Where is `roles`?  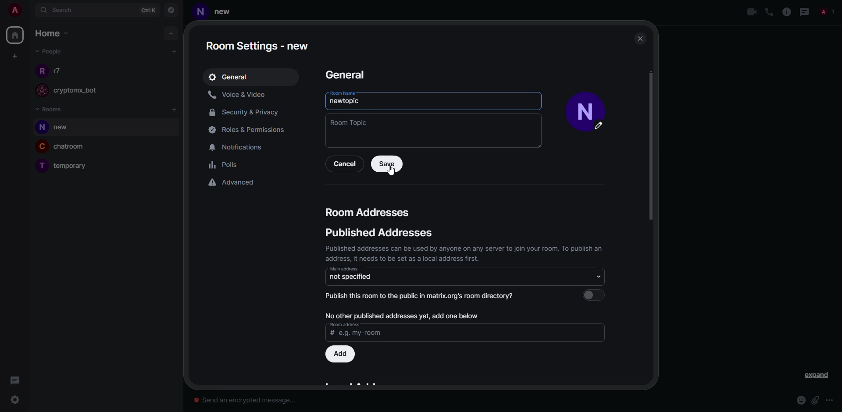 roles is located at coordinates (246, 130).